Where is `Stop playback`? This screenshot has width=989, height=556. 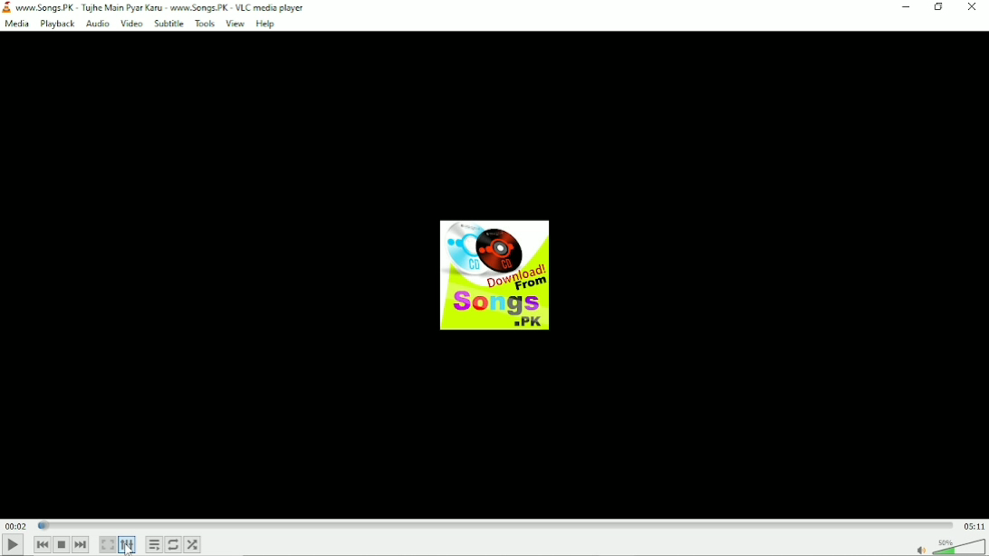
Stop playback is located at coordinates (62, 545).